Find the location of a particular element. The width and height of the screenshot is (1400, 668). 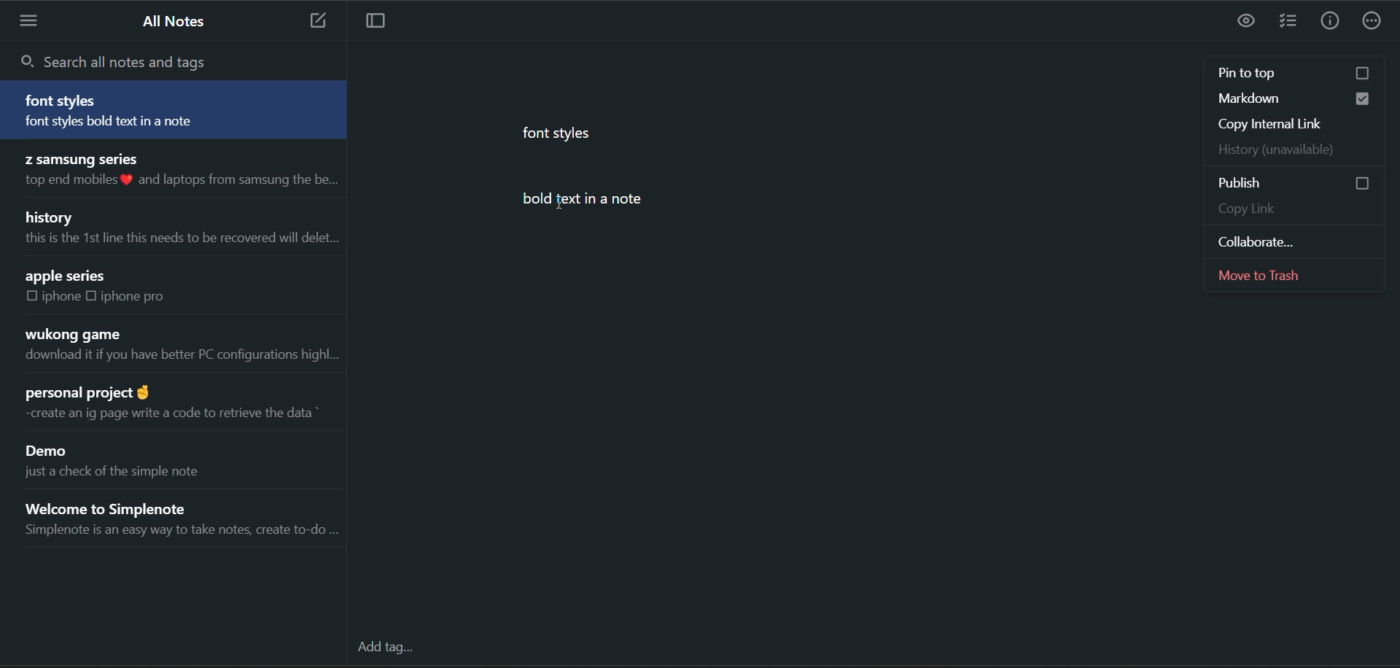

checkbox is located at coordinates (1351, 182).